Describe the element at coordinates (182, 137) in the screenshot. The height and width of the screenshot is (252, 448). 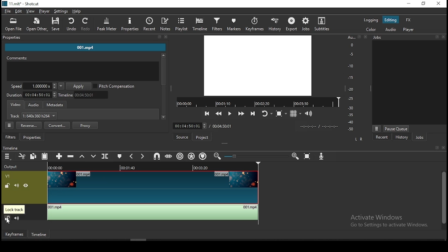
I see `source` at that location.